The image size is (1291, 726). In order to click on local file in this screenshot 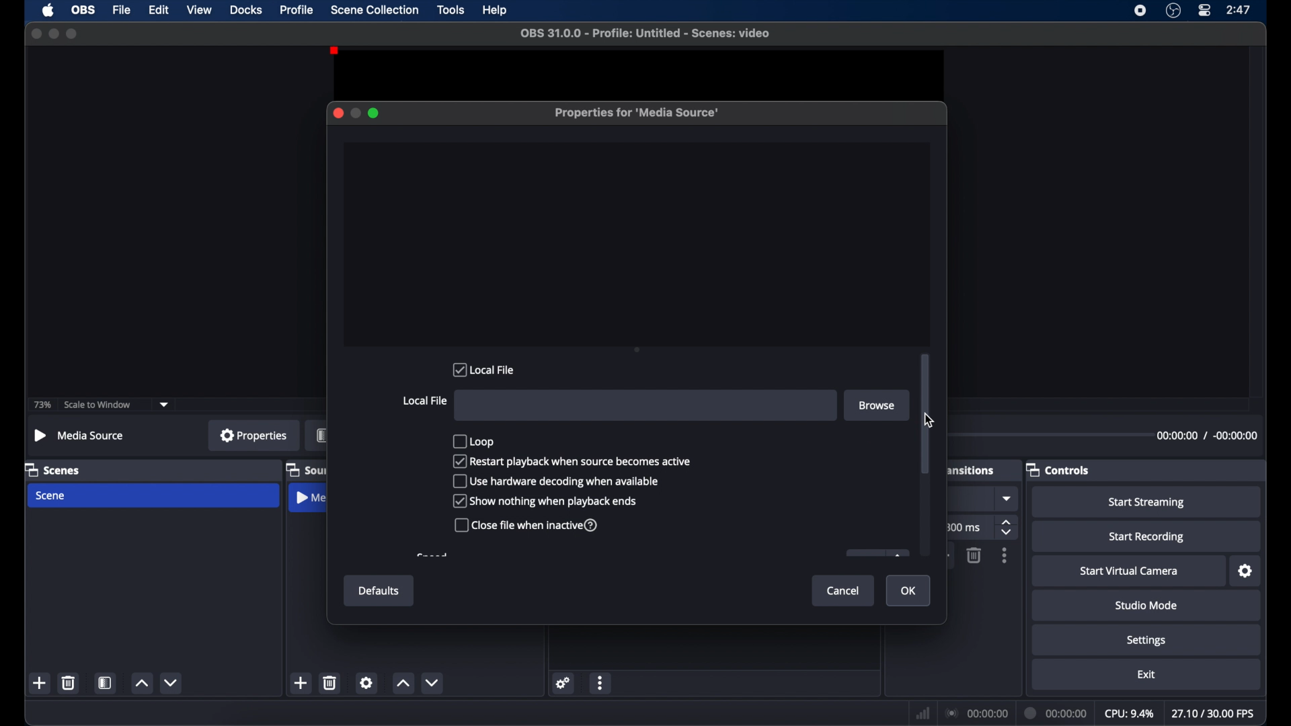, I will do `click(424, 401)`.